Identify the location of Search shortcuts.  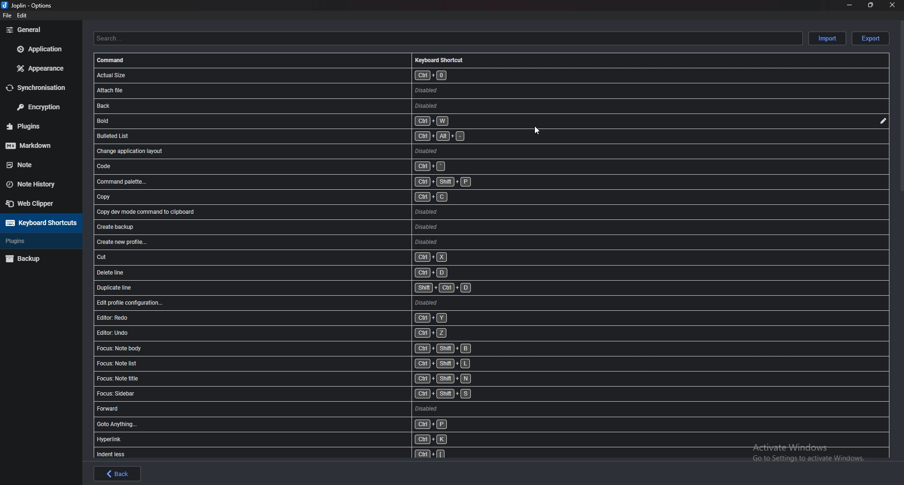
(450, 39).